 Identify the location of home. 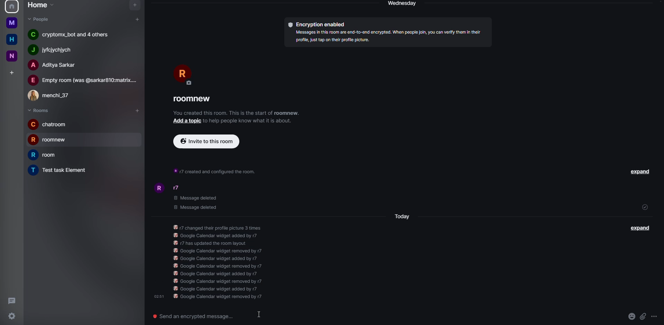
(12, 39).